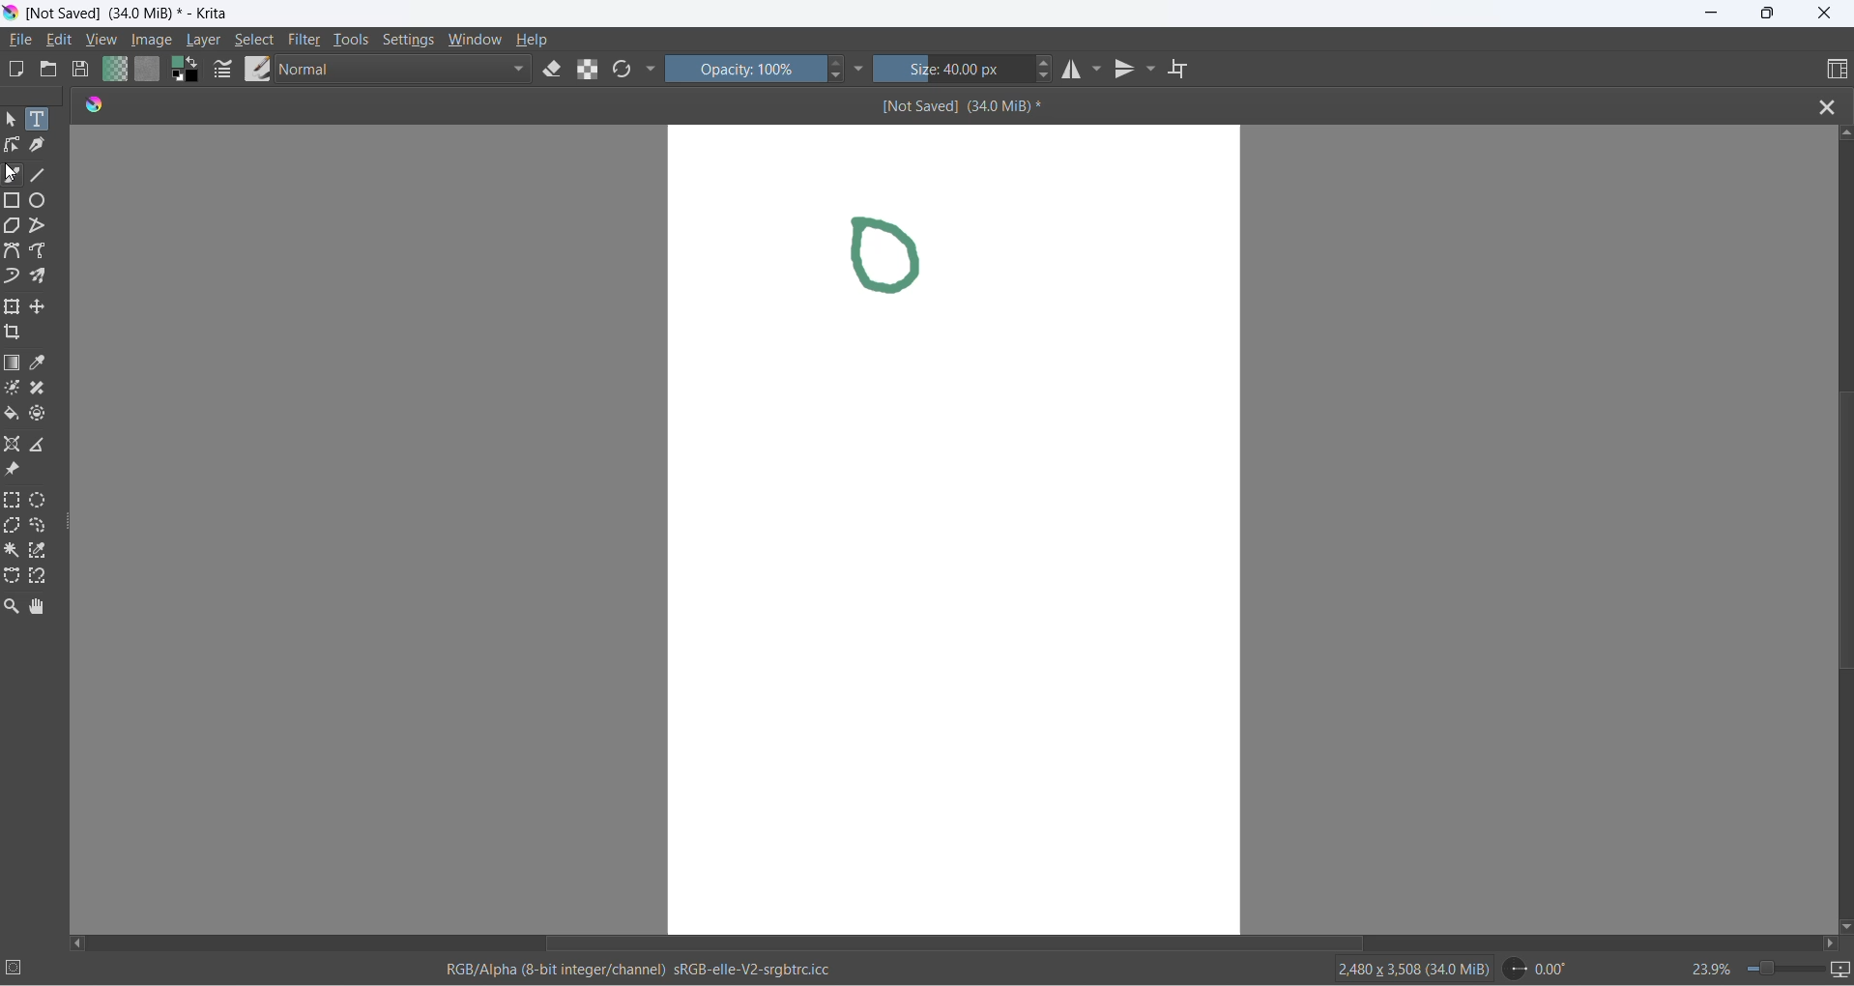 This screenshot has width=1854, height=986. I want to click on select, so click(257, 40).